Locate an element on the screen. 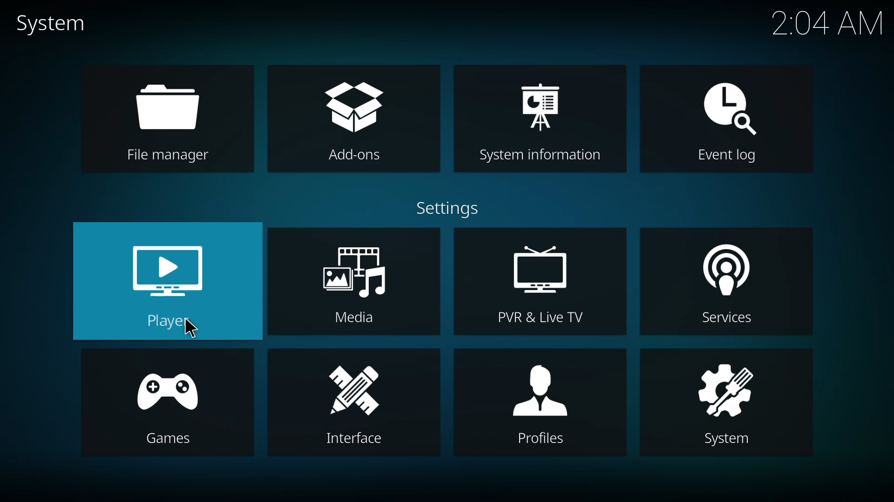 The height and width of the screenshot is (502, 894). pvr & live tv is located at coordinates (540, 282).